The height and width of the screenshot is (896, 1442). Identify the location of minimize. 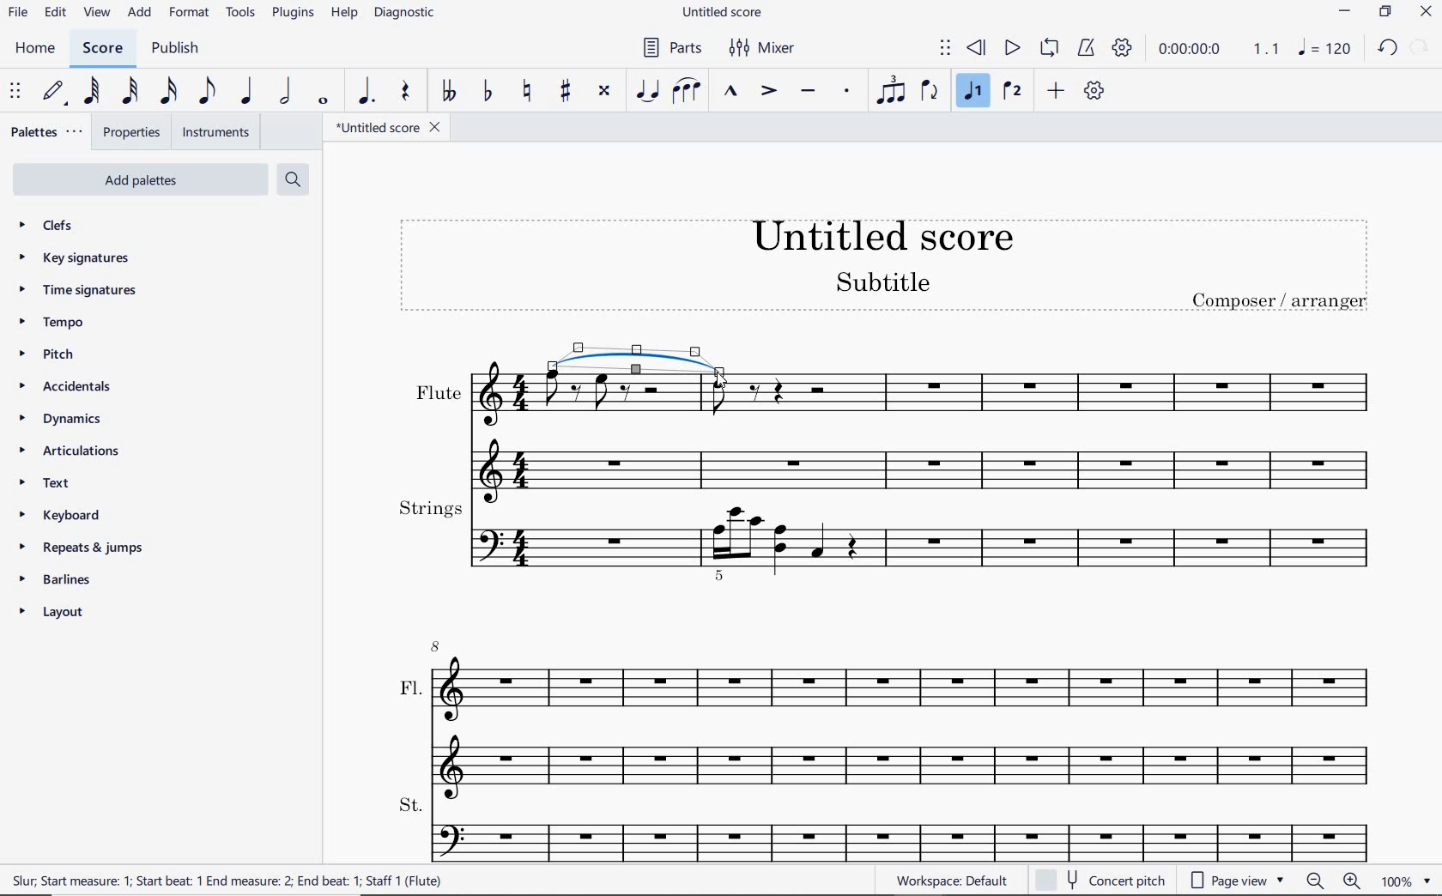
(1346, 14).